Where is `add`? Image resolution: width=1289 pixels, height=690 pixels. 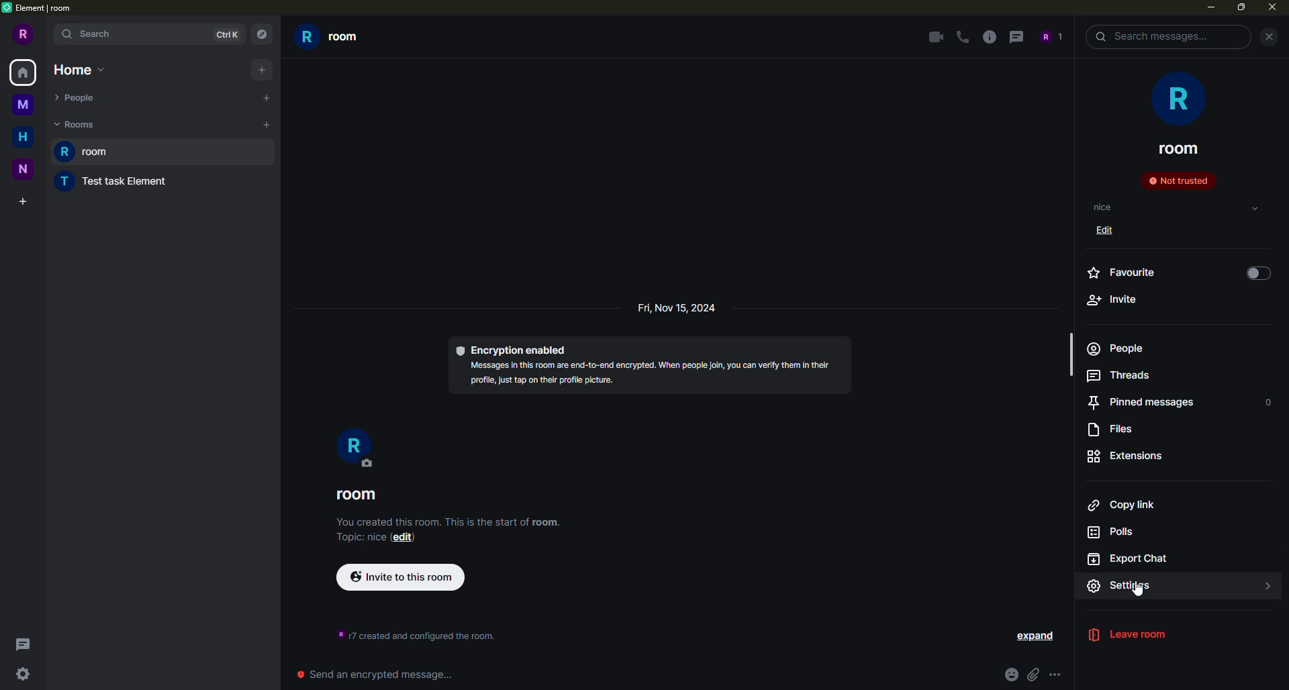 add is located at coordinates (267, 125).